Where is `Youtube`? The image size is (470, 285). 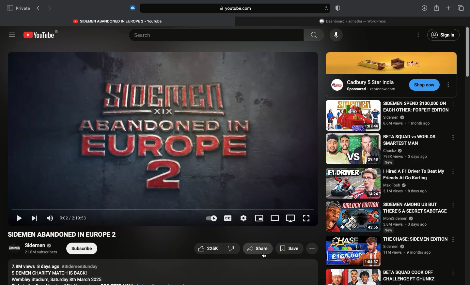 Youtube is located at coordinates (42, 35).